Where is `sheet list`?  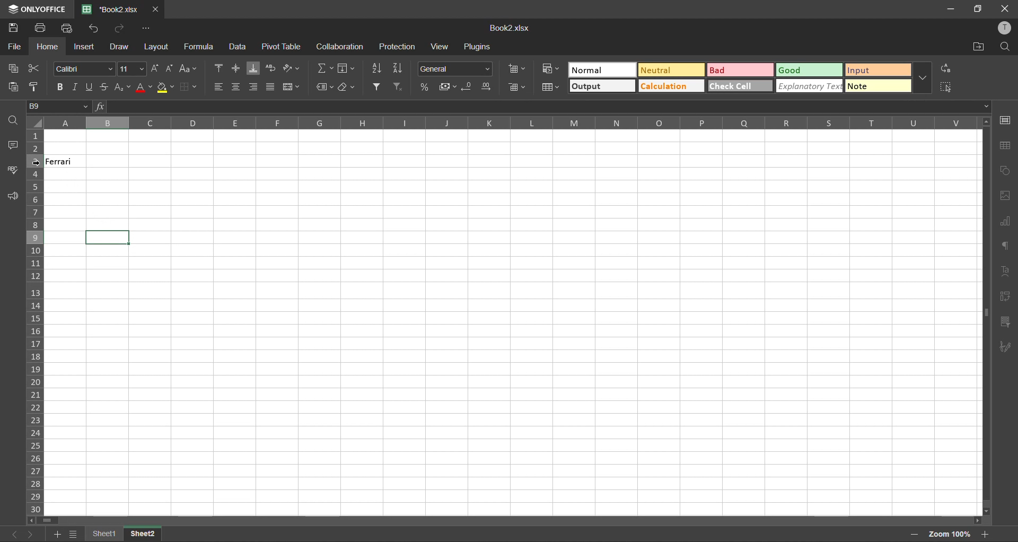 sheet list is located at coordinates (74, 534).